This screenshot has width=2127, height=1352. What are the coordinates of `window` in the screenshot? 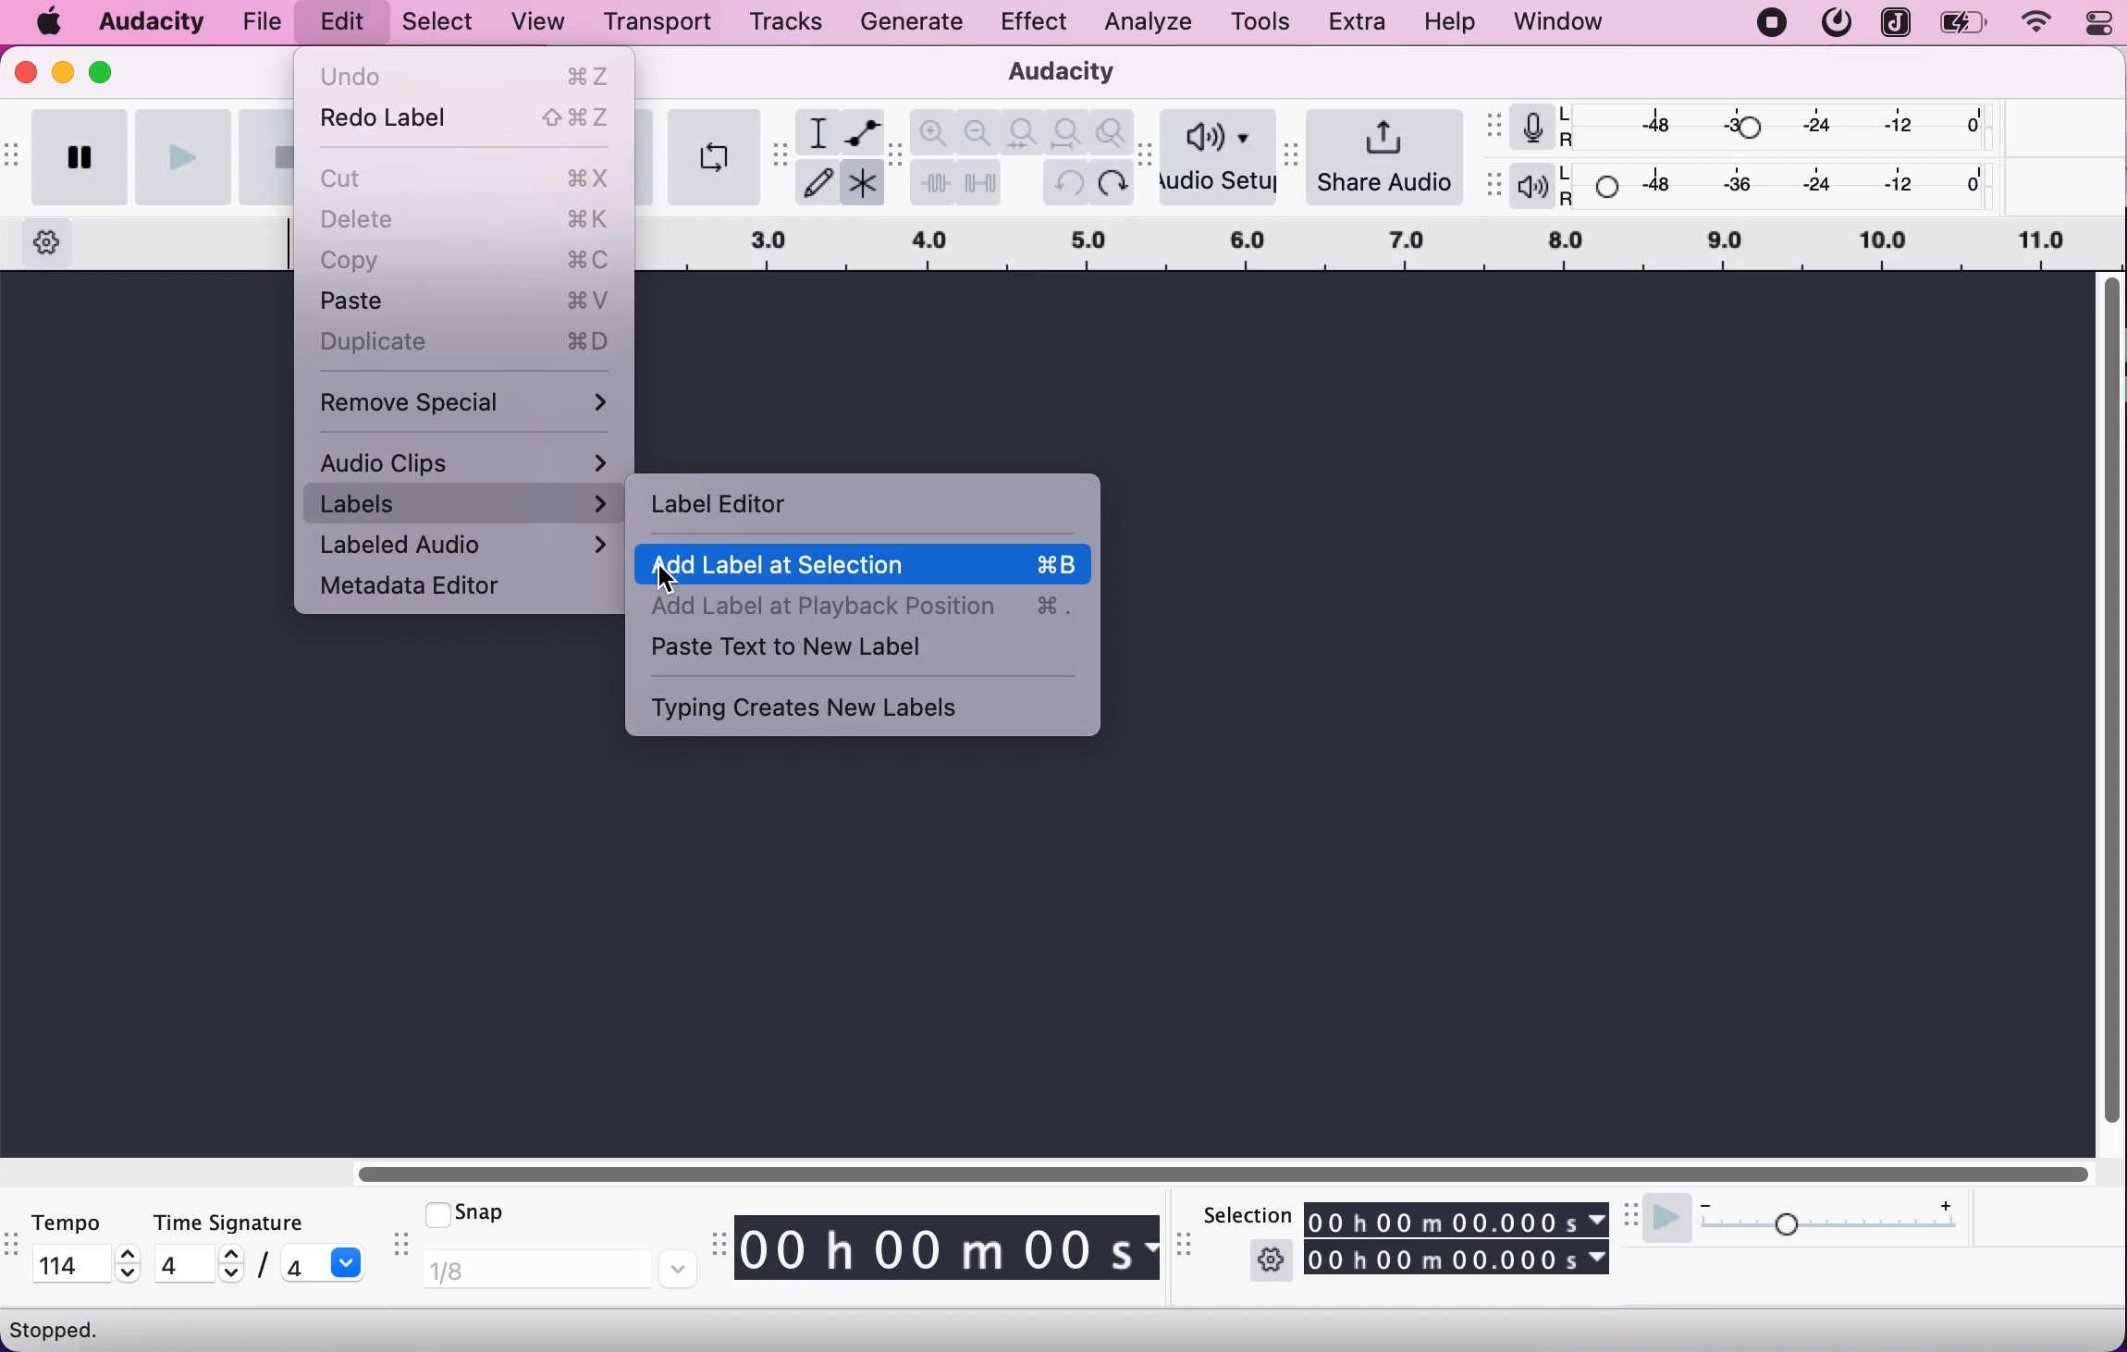 It's located at (1559, 23).